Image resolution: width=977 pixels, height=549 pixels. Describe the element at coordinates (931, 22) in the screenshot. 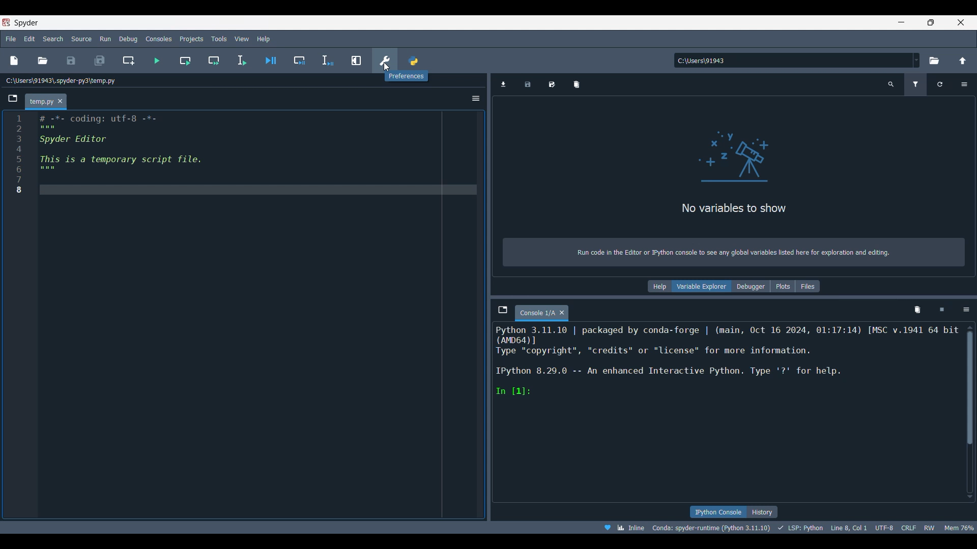

I see `Show in a smaller tab` at that location.